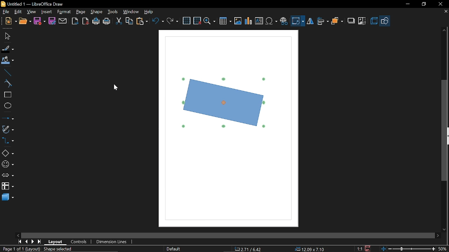  Describe the element at coordinates (32, 3) in the screenshot. I see `Untitled 1 - LibreOffice Draw` at that location.